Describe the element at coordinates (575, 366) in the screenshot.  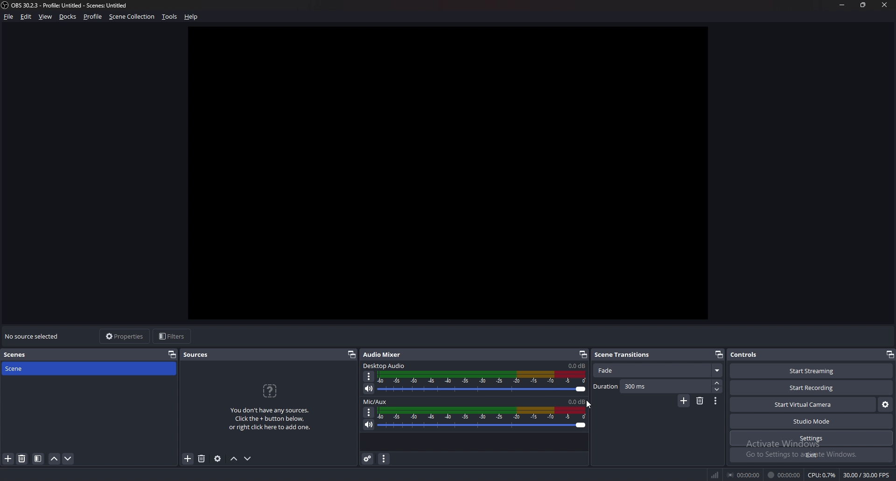
I see `0.0 db` at that location.